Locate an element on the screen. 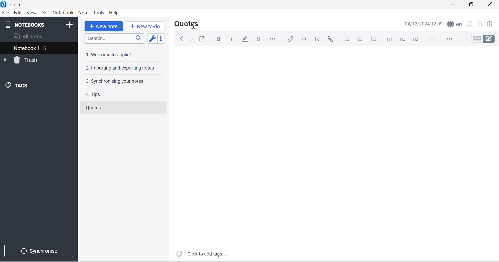 The height and width of the screenshot is (262, 499). 5 is located at coordinates (46, 48).